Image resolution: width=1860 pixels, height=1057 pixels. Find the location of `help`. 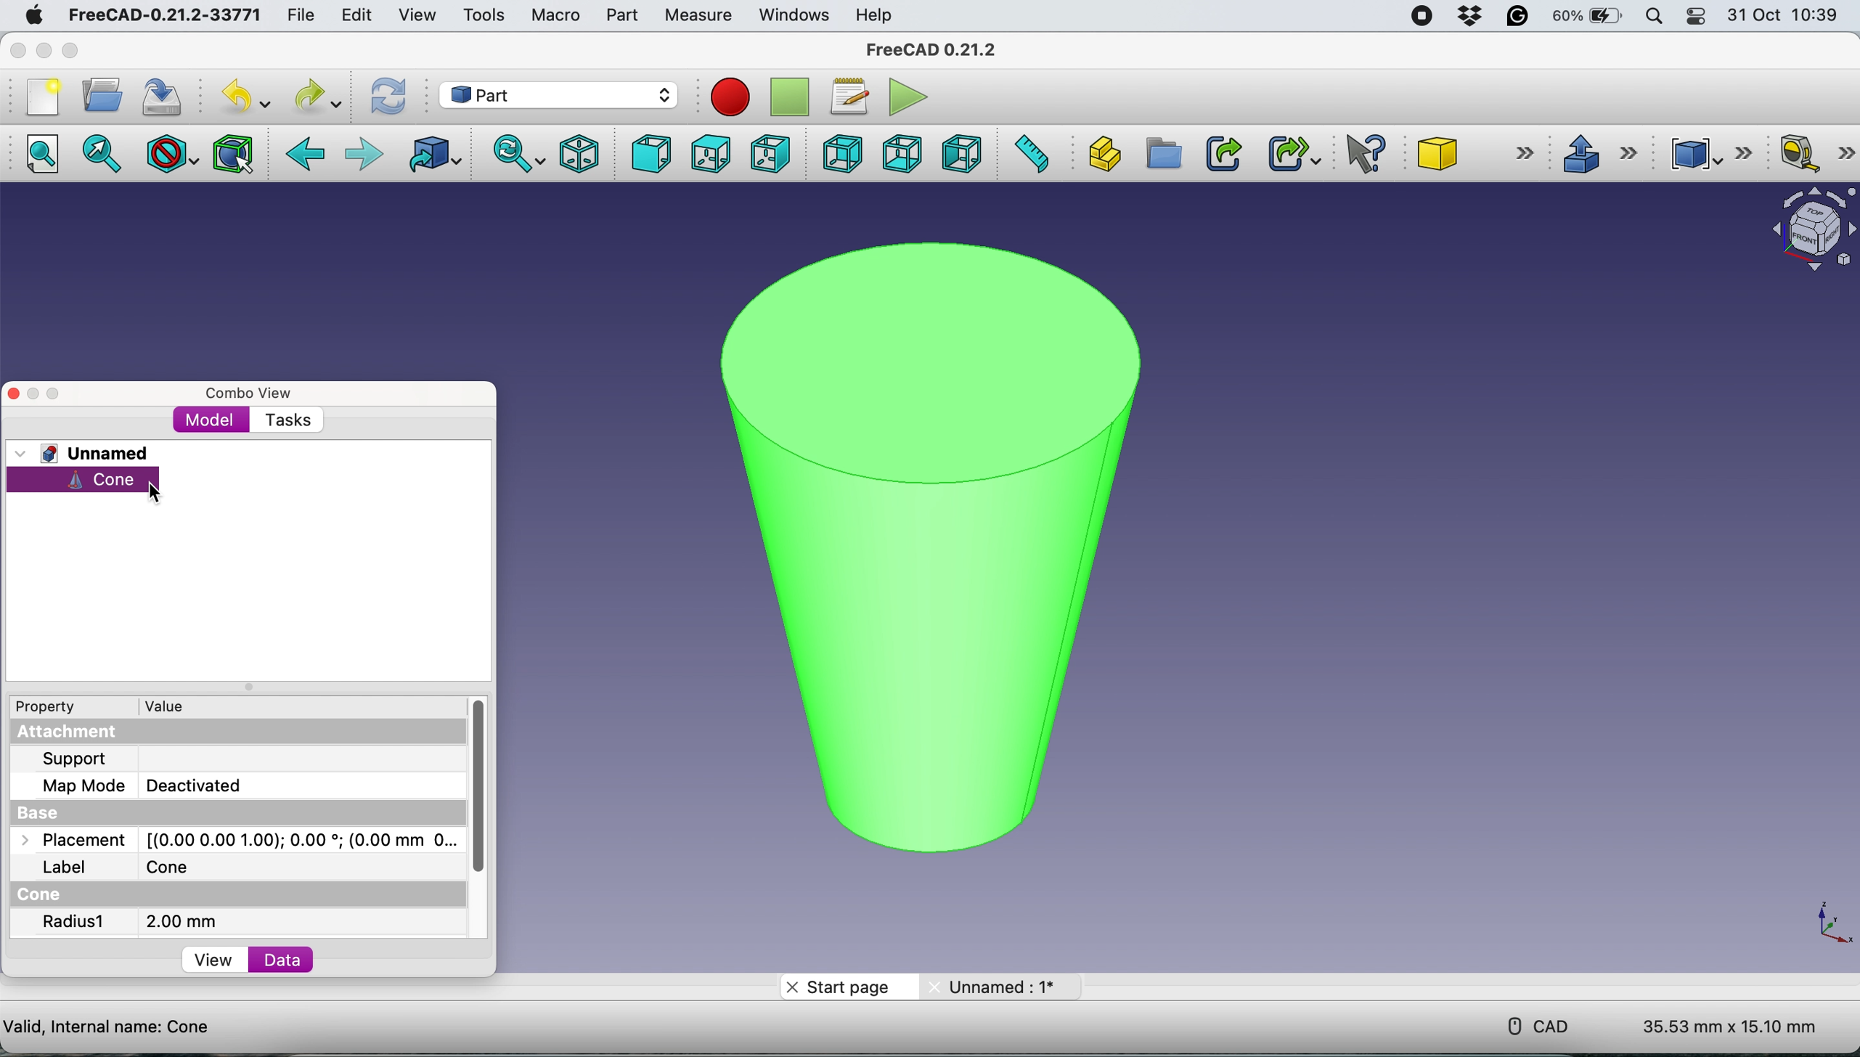

help is located at coordinates (875, 15).